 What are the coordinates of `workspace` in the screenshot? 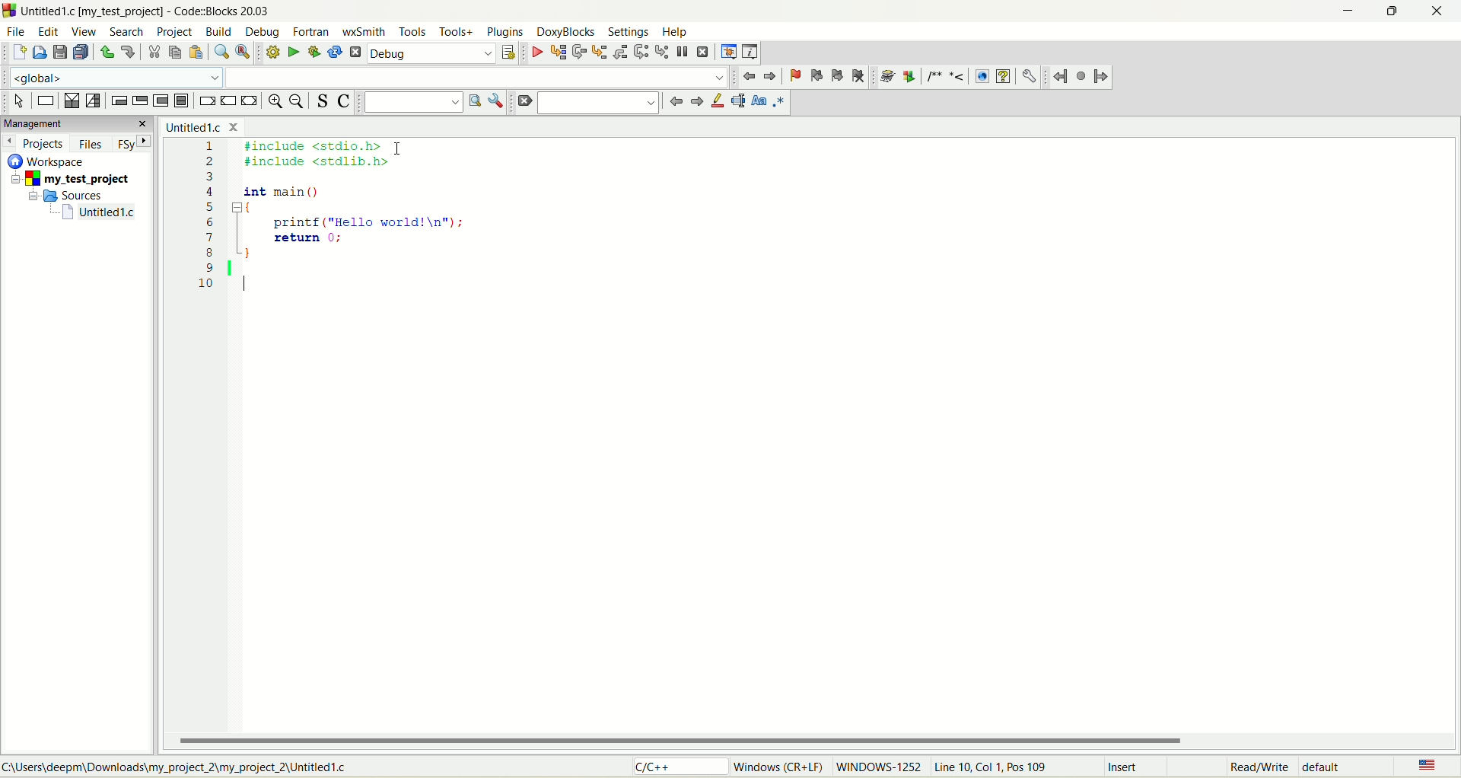 It's located at (48, 161).